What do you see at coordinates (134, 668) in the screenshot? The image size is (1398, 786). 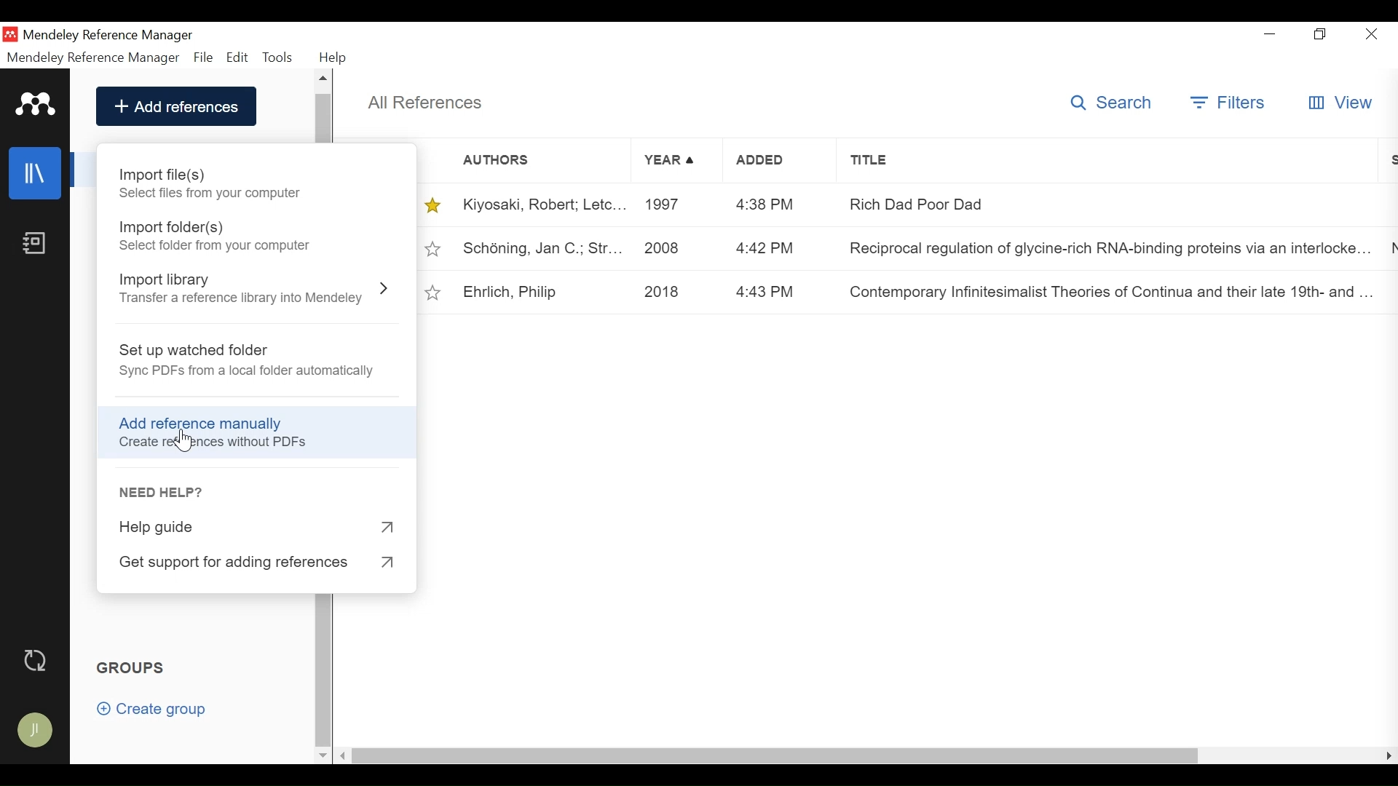 I see `Groups` at bounding box center [134, 668].